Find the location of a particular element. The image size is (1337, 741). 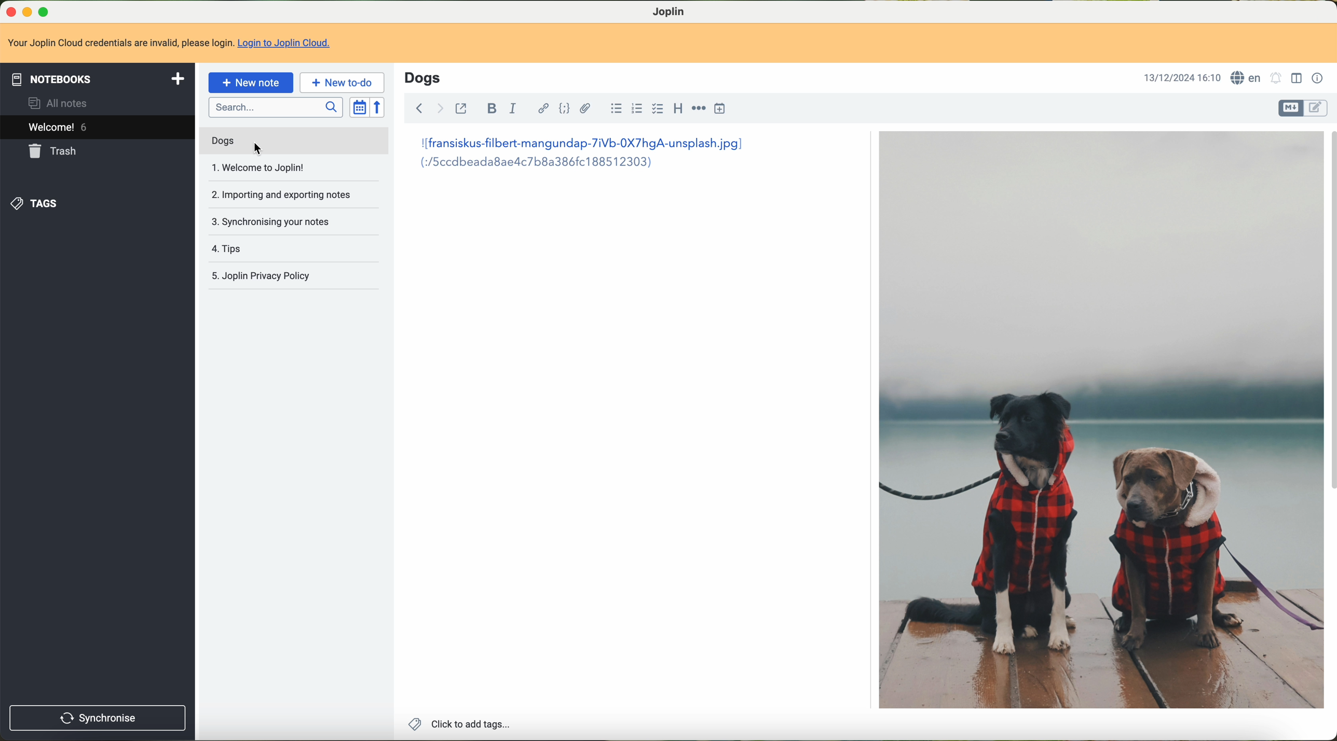

insert time is located at coordinates (721, 110).